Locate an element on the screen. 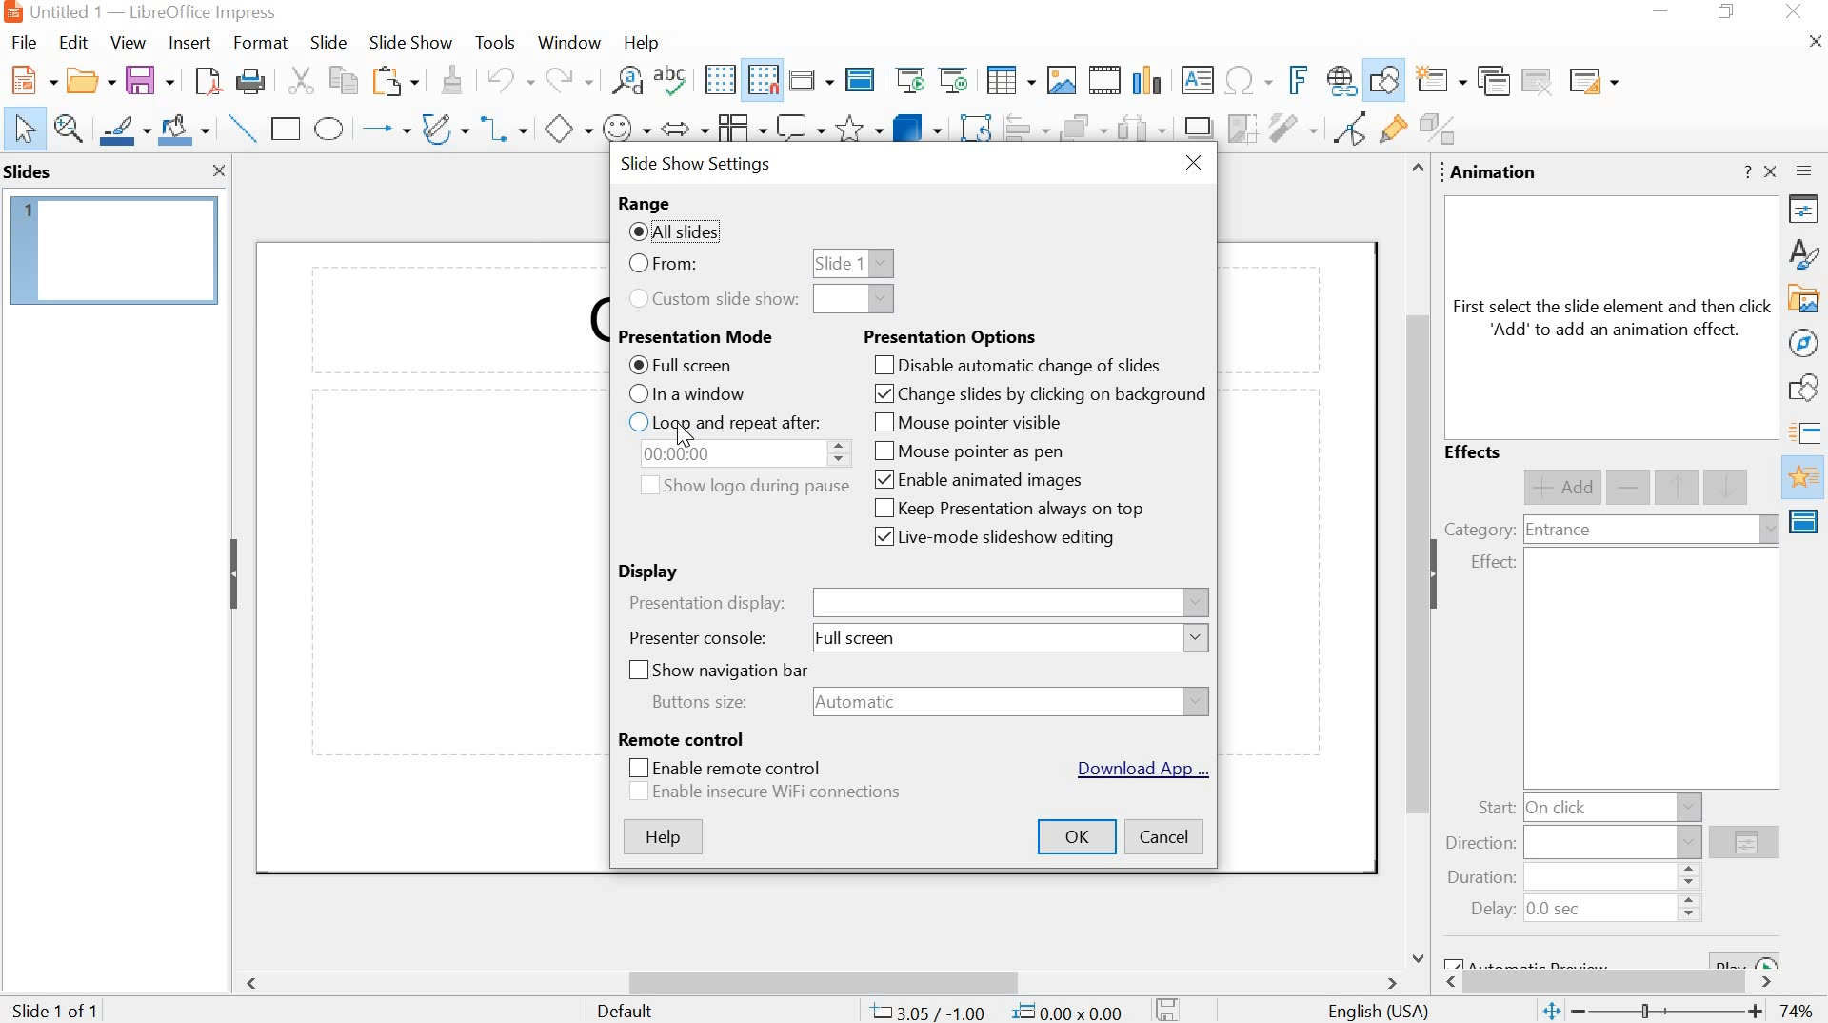 This screenshot has width=1828, height=1023. slide 1 of 1 is located at coordinates (59, 1008).